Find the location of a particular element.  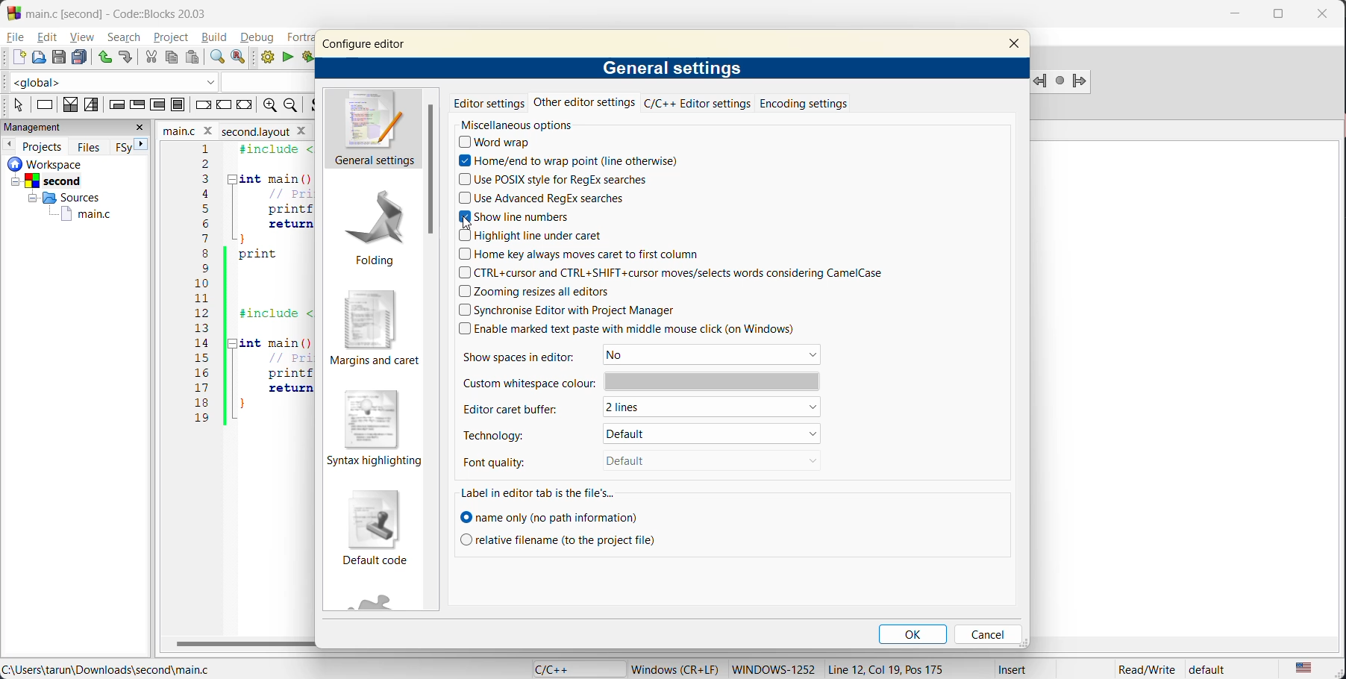

selection is located at coordinates (91, 106).